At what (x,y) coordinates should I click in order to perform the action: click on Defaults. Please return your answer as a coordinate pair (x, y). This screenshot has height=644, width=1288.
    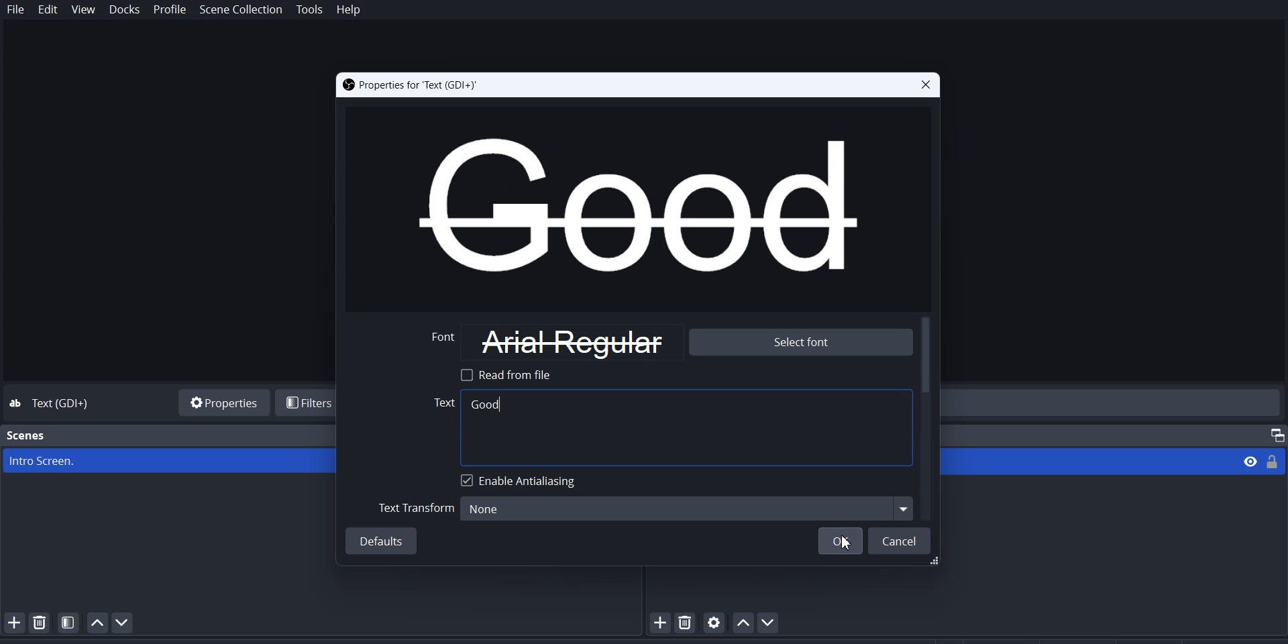
    Looking at the image, I should click on (383, 542).